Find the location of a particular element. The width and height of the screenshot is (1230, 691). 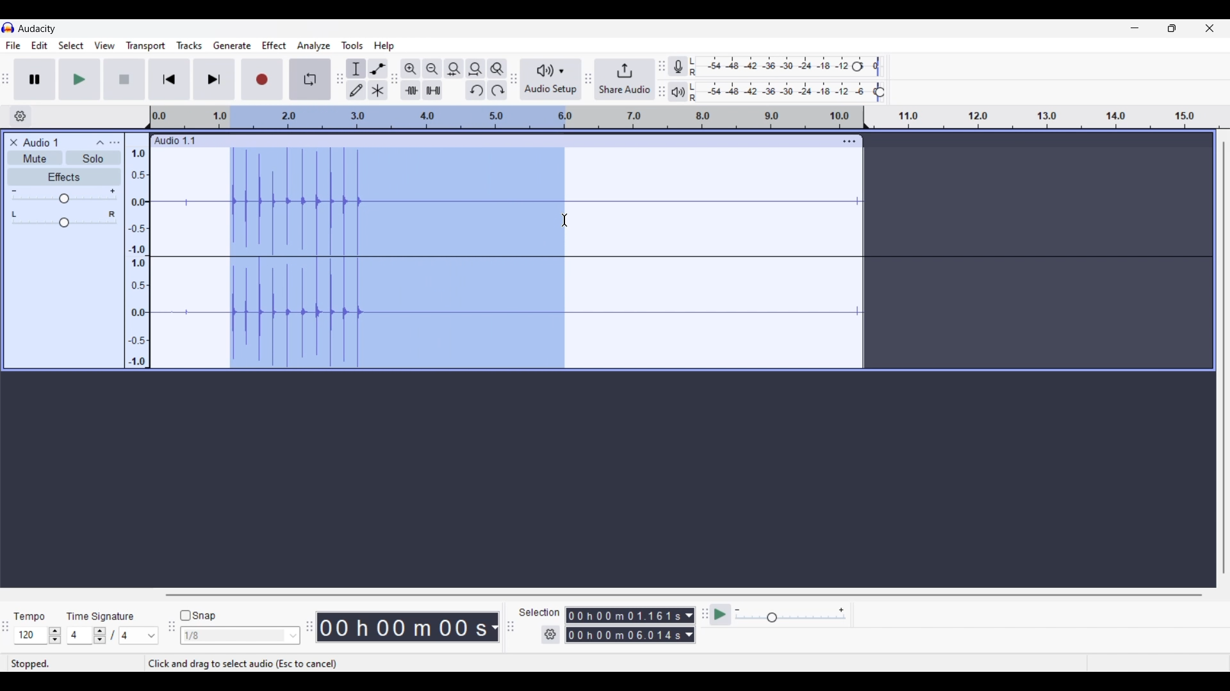

Envelop tool is located at coordinates (378, 68).